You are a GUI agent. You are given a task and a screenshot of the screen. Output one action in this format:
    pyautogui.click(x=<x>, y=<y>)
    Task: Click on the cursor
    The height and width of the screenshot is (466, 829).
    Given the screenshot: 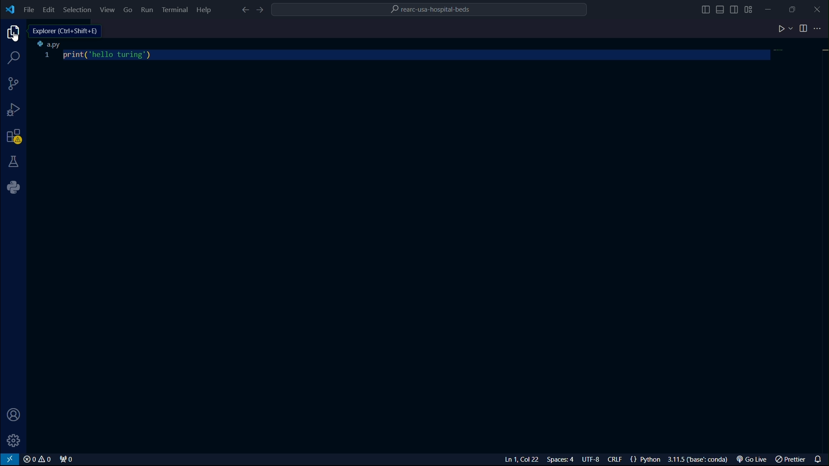 What is the action you would take?
    pyautogui.click(x=16, y=37)
    